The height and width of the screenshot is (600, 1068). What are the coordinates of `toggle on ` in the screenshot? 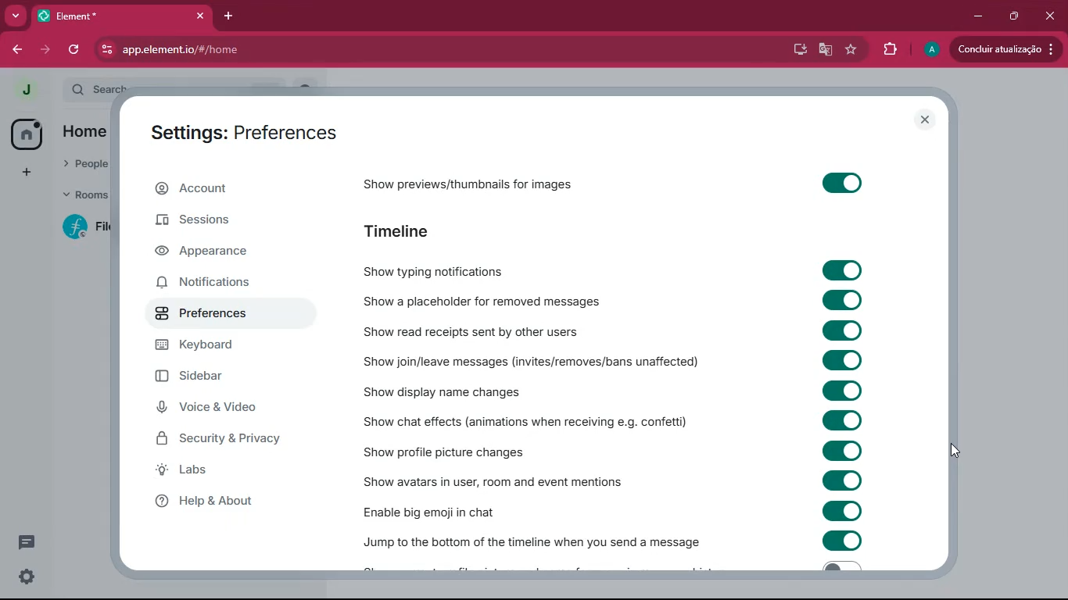 It's located at (841, 330).